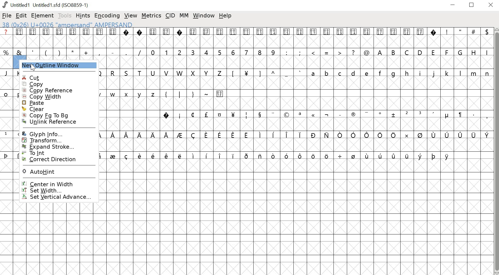 The height and width of the screenshot is (275, 499). I want to click on {, so click(167, 93).